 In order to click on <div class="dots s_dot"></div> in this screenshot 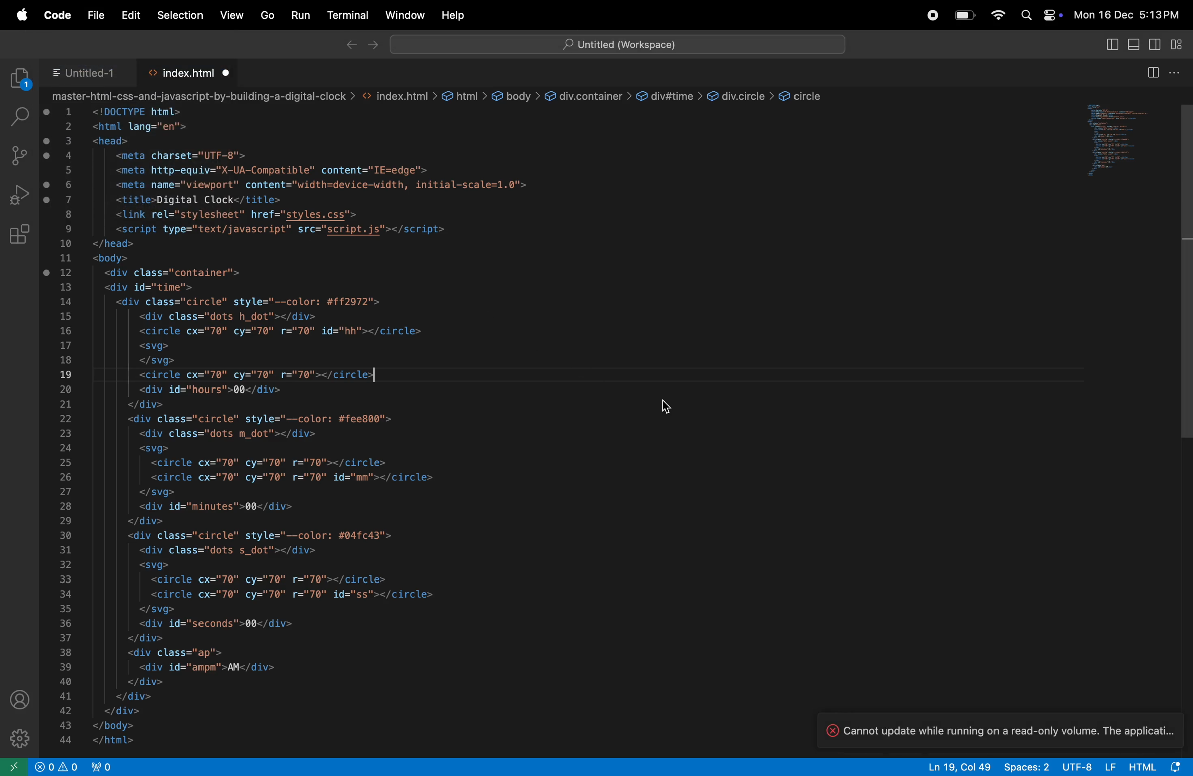, I will do `click(238, 551)`.